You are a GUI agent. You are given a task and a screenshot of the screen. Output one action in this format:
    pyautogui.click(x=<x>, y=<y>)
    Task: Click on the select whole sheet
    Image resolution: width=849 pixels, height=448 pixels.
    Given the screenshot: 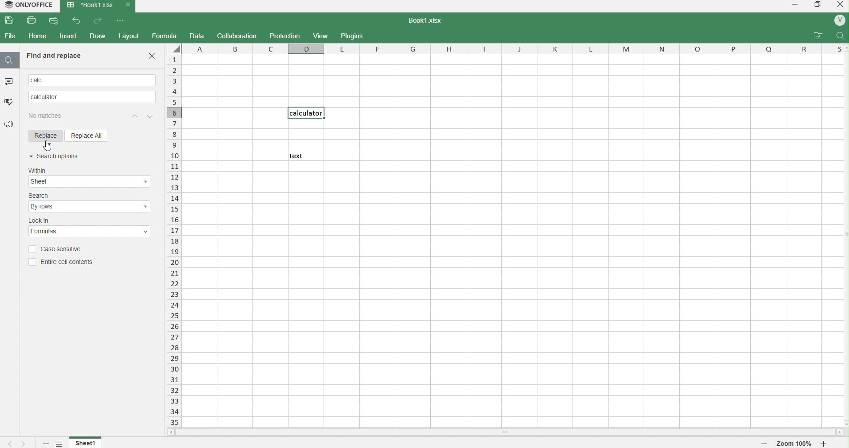 What is the action you would take?
    pyautogui.click(x=176, y=48)
    